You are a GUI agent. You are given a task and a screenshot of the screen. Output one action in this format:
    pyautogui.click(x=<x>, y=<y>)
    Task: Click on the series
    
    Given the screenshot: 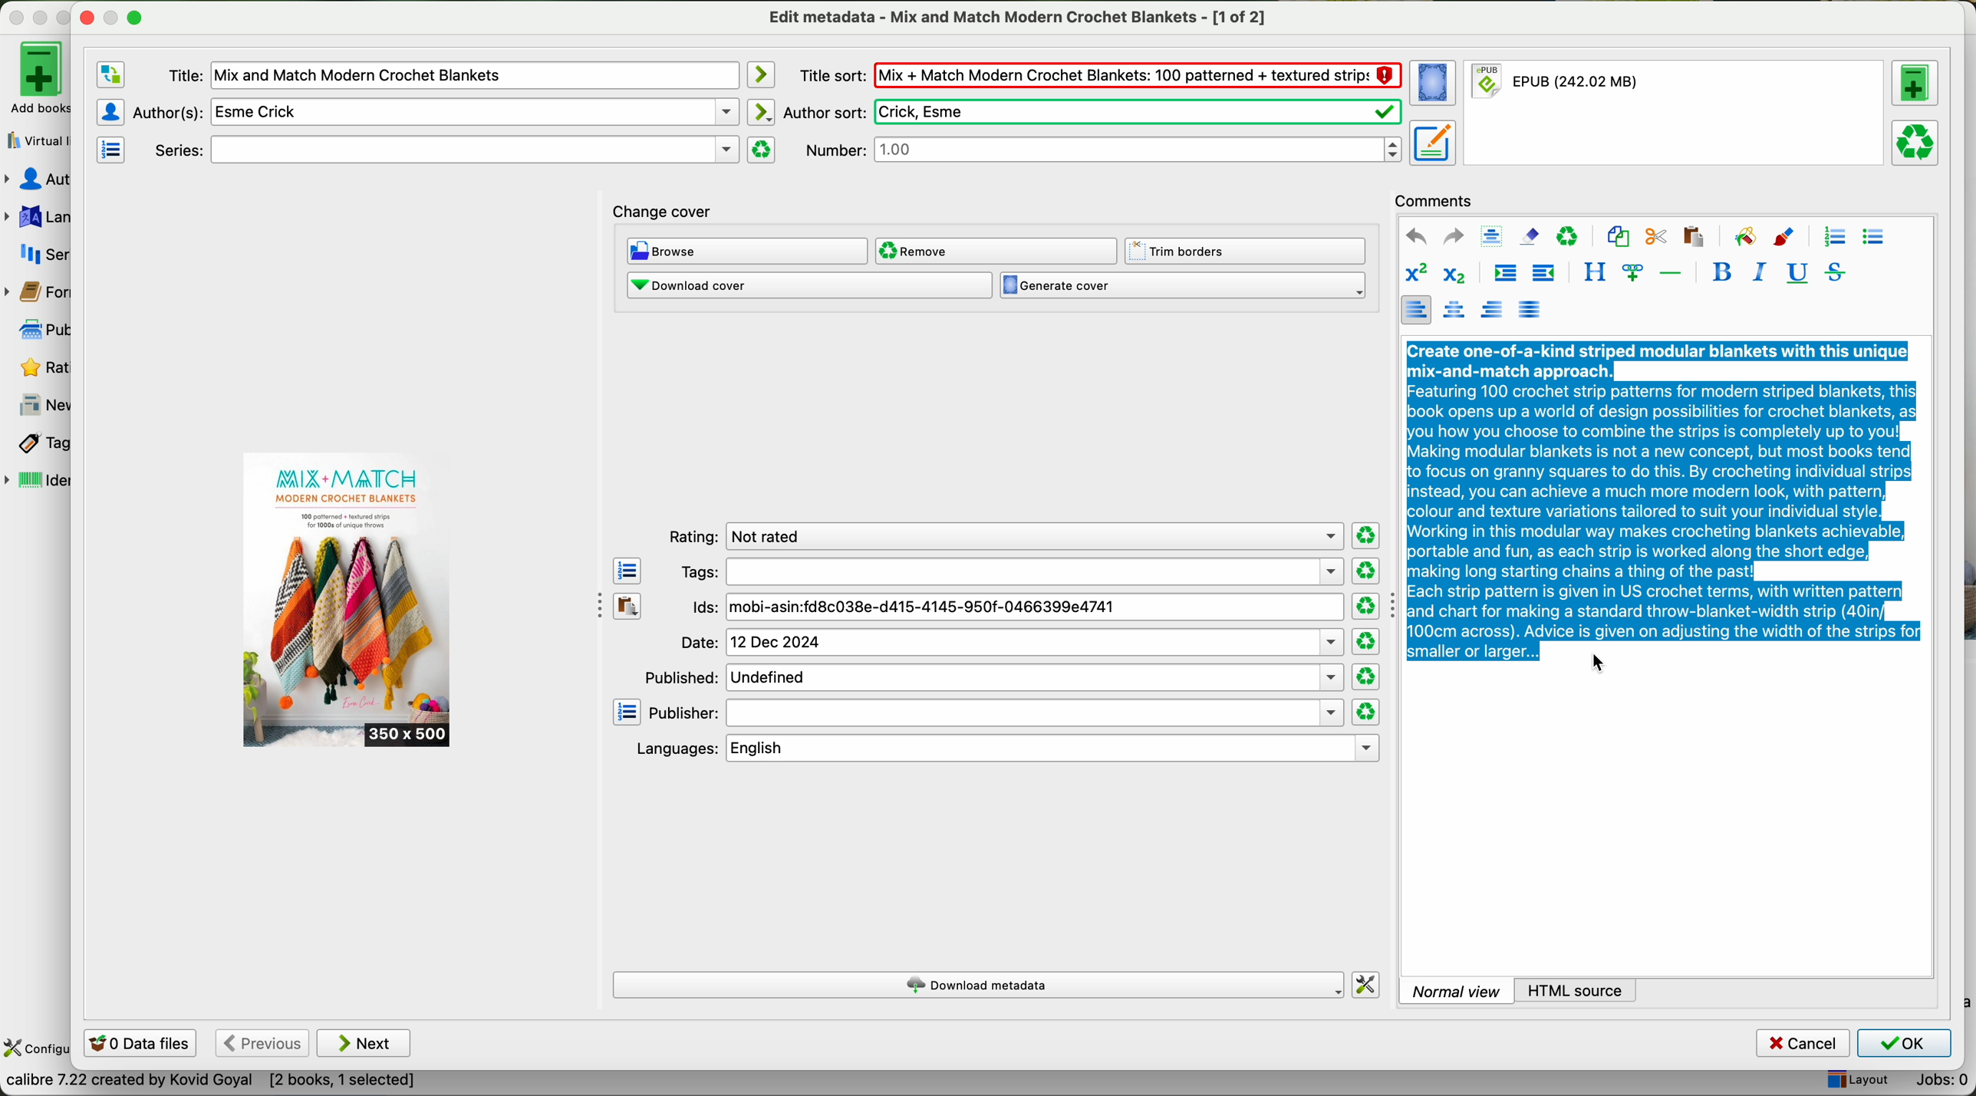 What is the action you would take?
    pyautogui.click(x=443, y=150)
    